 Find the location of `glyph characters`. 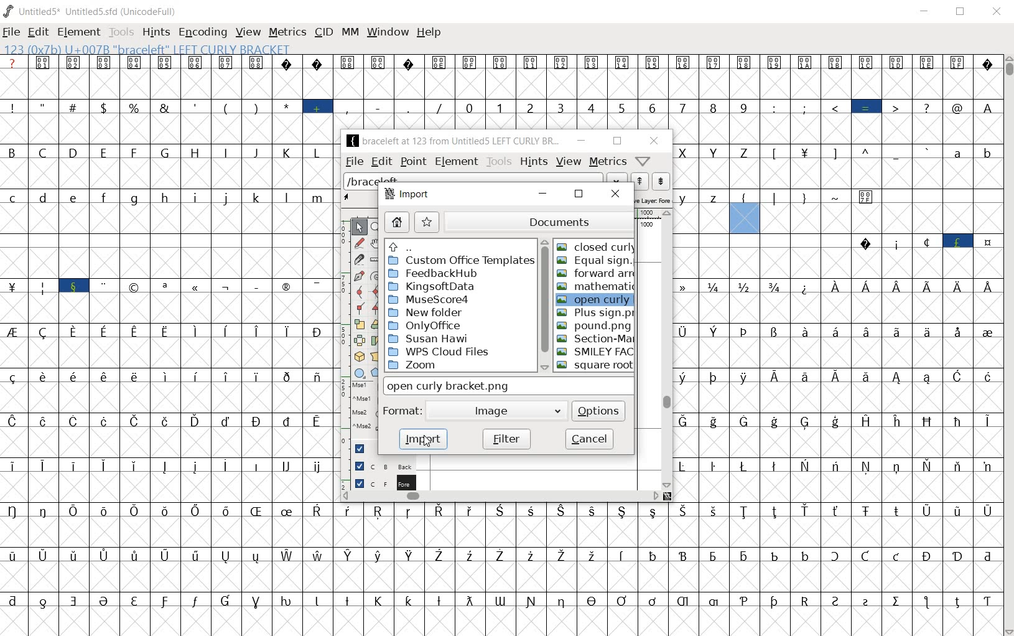

glyph characters is located at coordinates (166, 345).